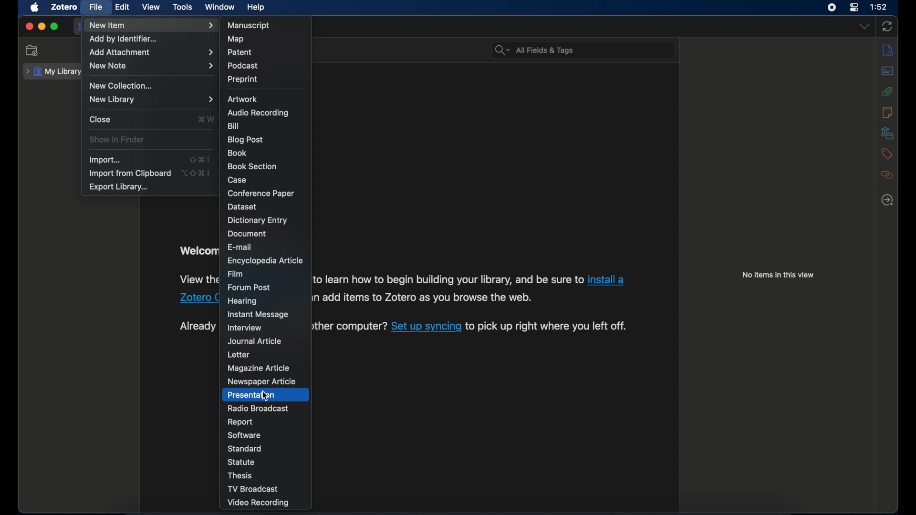 Image resolution: width=916 pixels, height=515 pixels. What do you see at coordinates (242, 301) in the screenshot?
I see `hearing` at bounding box center [242, 301].